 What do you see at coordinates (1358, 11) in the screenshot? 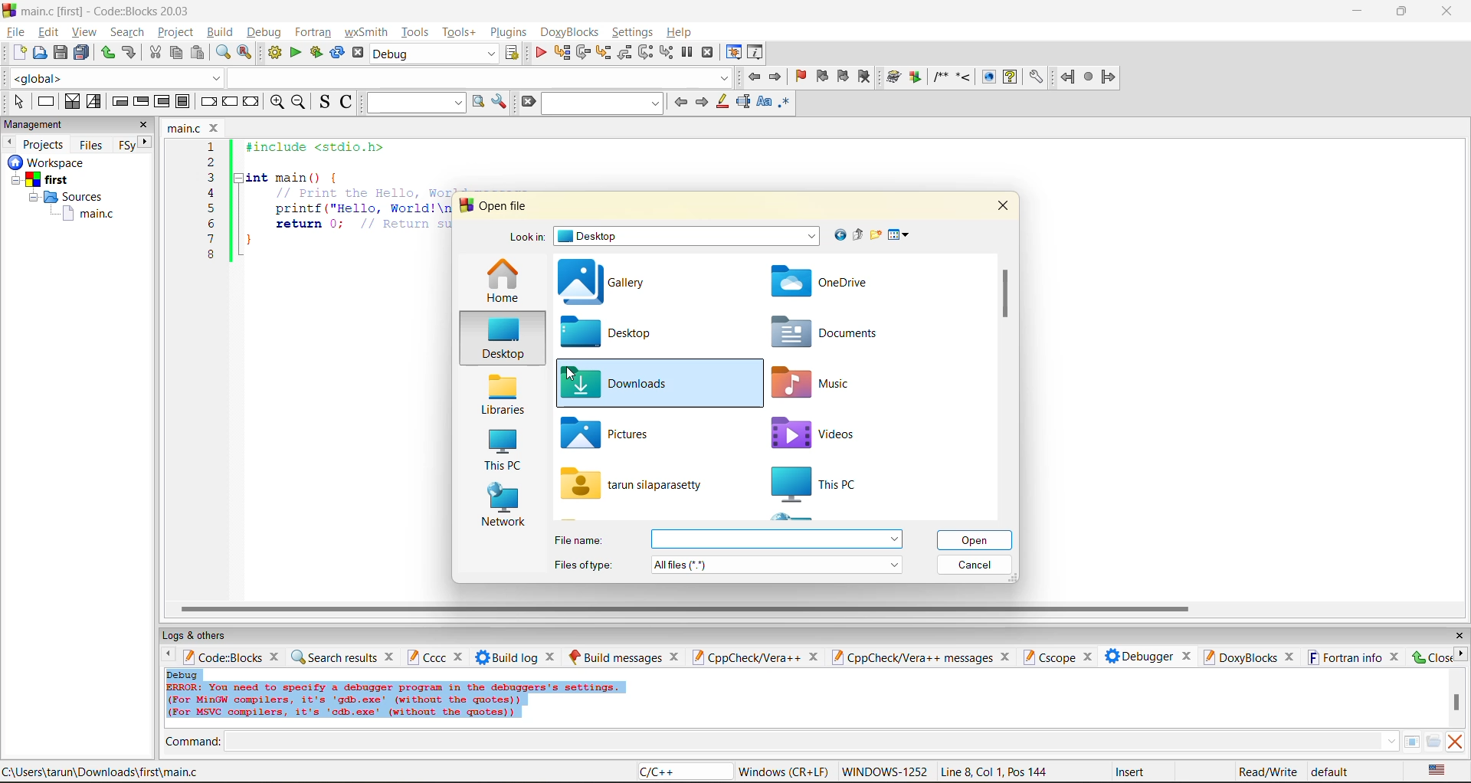
I see `minimize` at bounding box center [1358, 11].